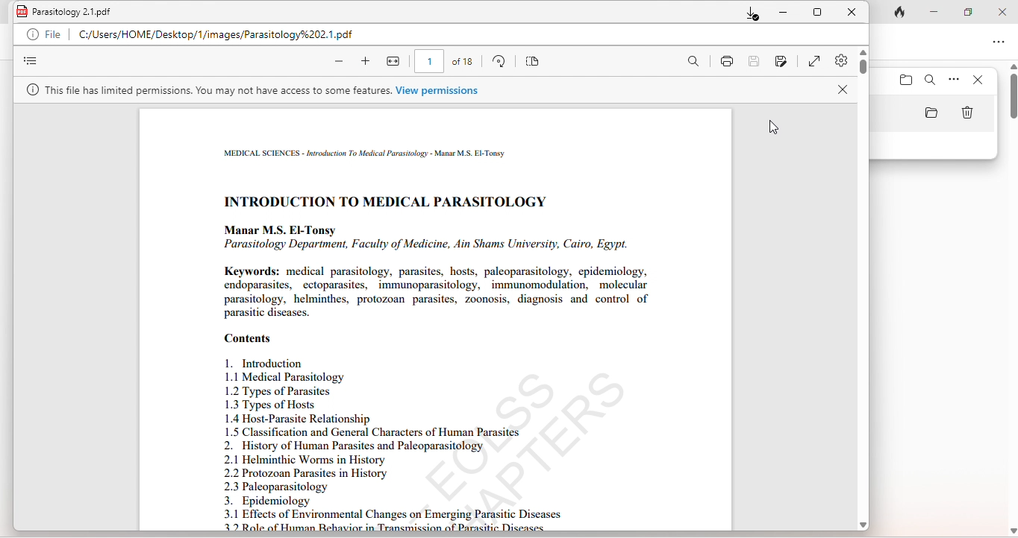  What do you see at coordinates (783, 63) in the screenshot?
I see `save as` at bounding box center [783, 63].